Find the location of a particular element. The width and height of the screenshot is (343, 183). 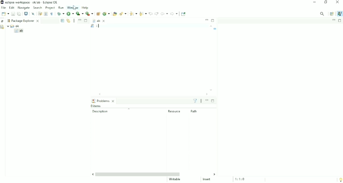

Declaration is located at coordinates (3, 28).